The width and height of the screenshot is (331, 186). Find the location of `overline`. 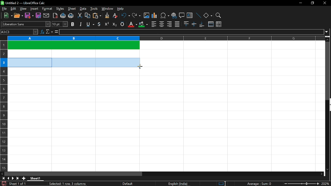

overline is located at coordinates (122, 24).